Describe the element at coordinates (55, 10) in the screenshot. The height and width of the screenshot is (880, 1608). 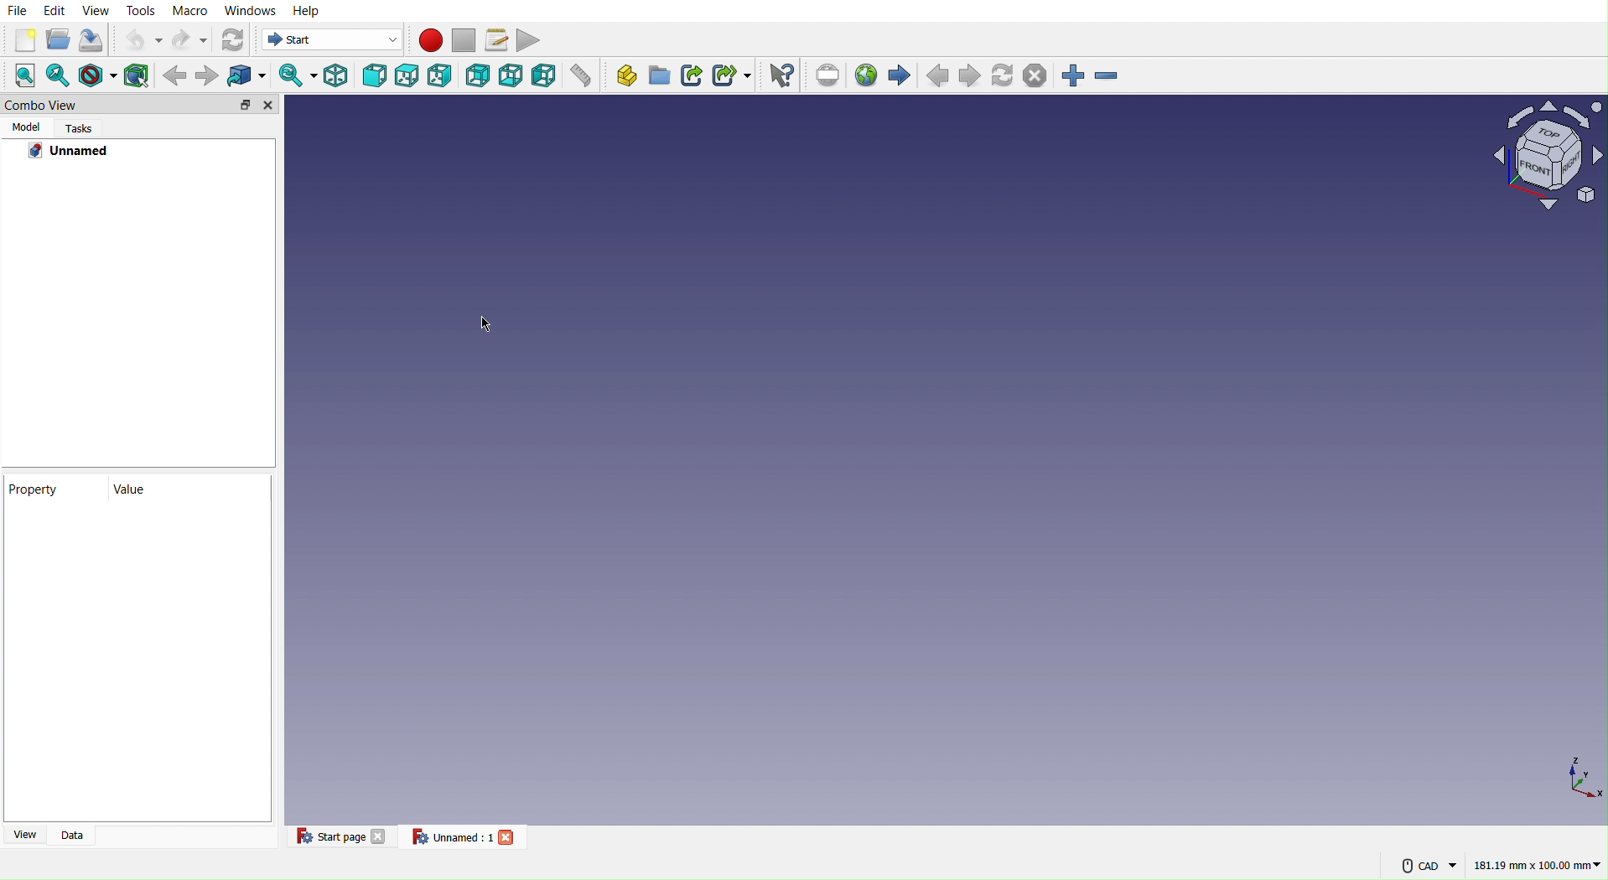
I see `Edit` at that location.